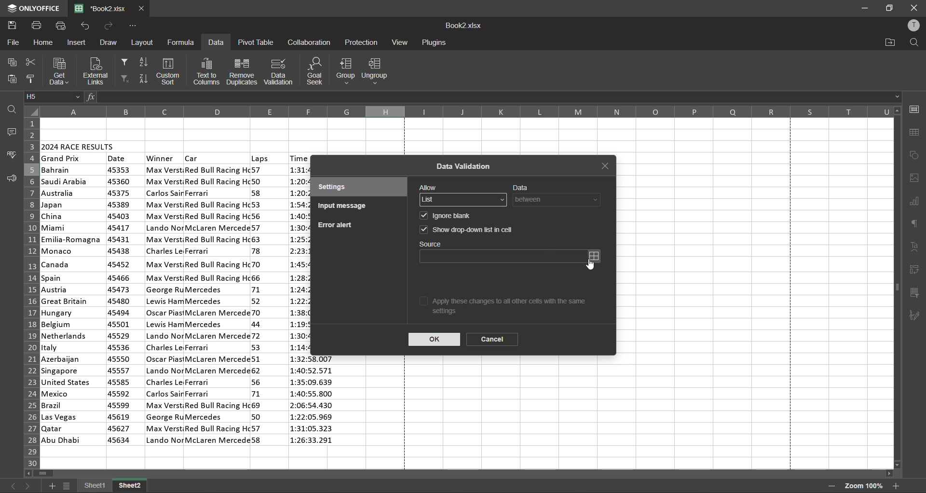 Image resolution: width=926 pixels, height=493 pixels. What do you see at coordinates (309, 42) in the screenshot?
I see `collaboration` at bounding box center [309, 42].